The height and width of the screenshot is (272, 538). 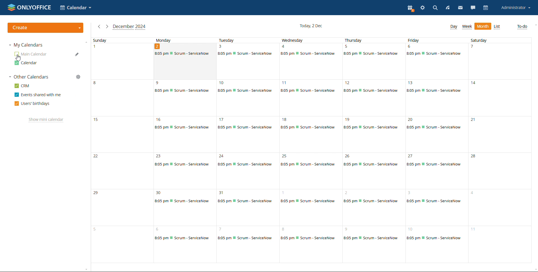 I want to click on show mini calendar, so click(x=46, y=120).